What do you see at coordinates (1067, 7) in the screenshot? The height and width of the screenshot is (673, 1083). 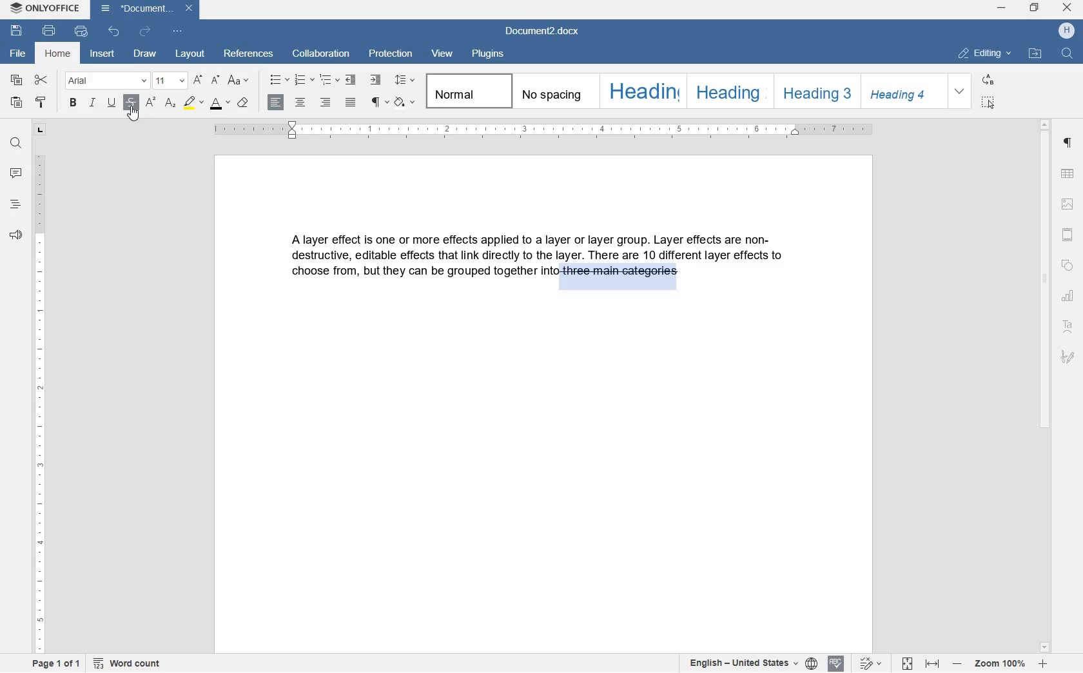 I see `close` at bounding box center [1067, 7].